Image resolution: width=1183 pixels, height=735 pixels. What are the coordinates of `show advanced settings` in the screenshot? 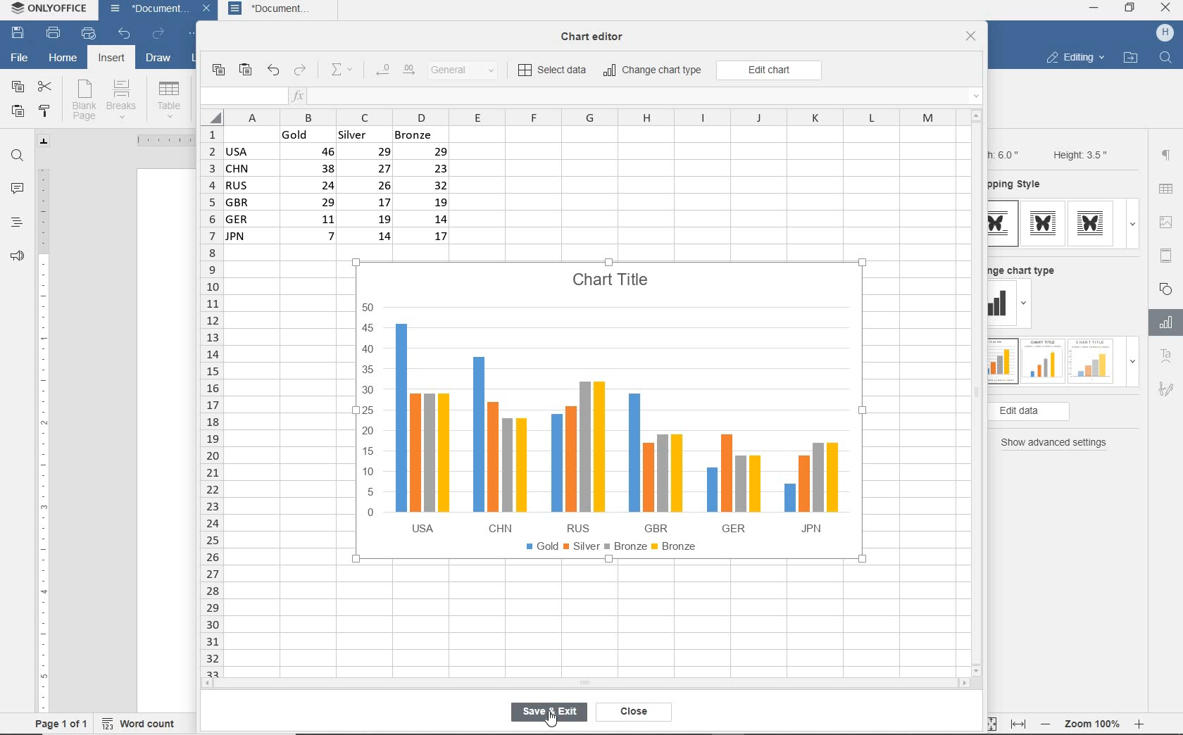 It's located at (1058, 443).